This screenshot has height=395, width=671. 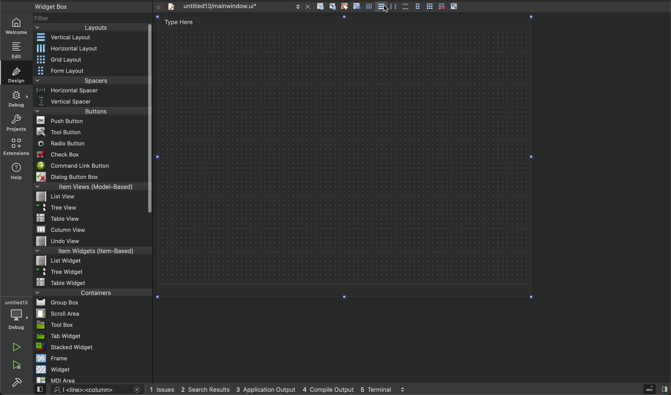 I want to click on logs, so click(x=284, y=389).